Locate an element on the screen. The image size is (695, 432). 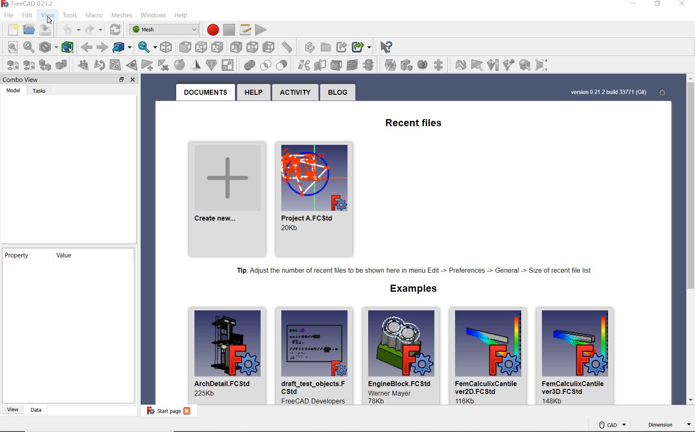
dimension is located at coordinates (664, 425).